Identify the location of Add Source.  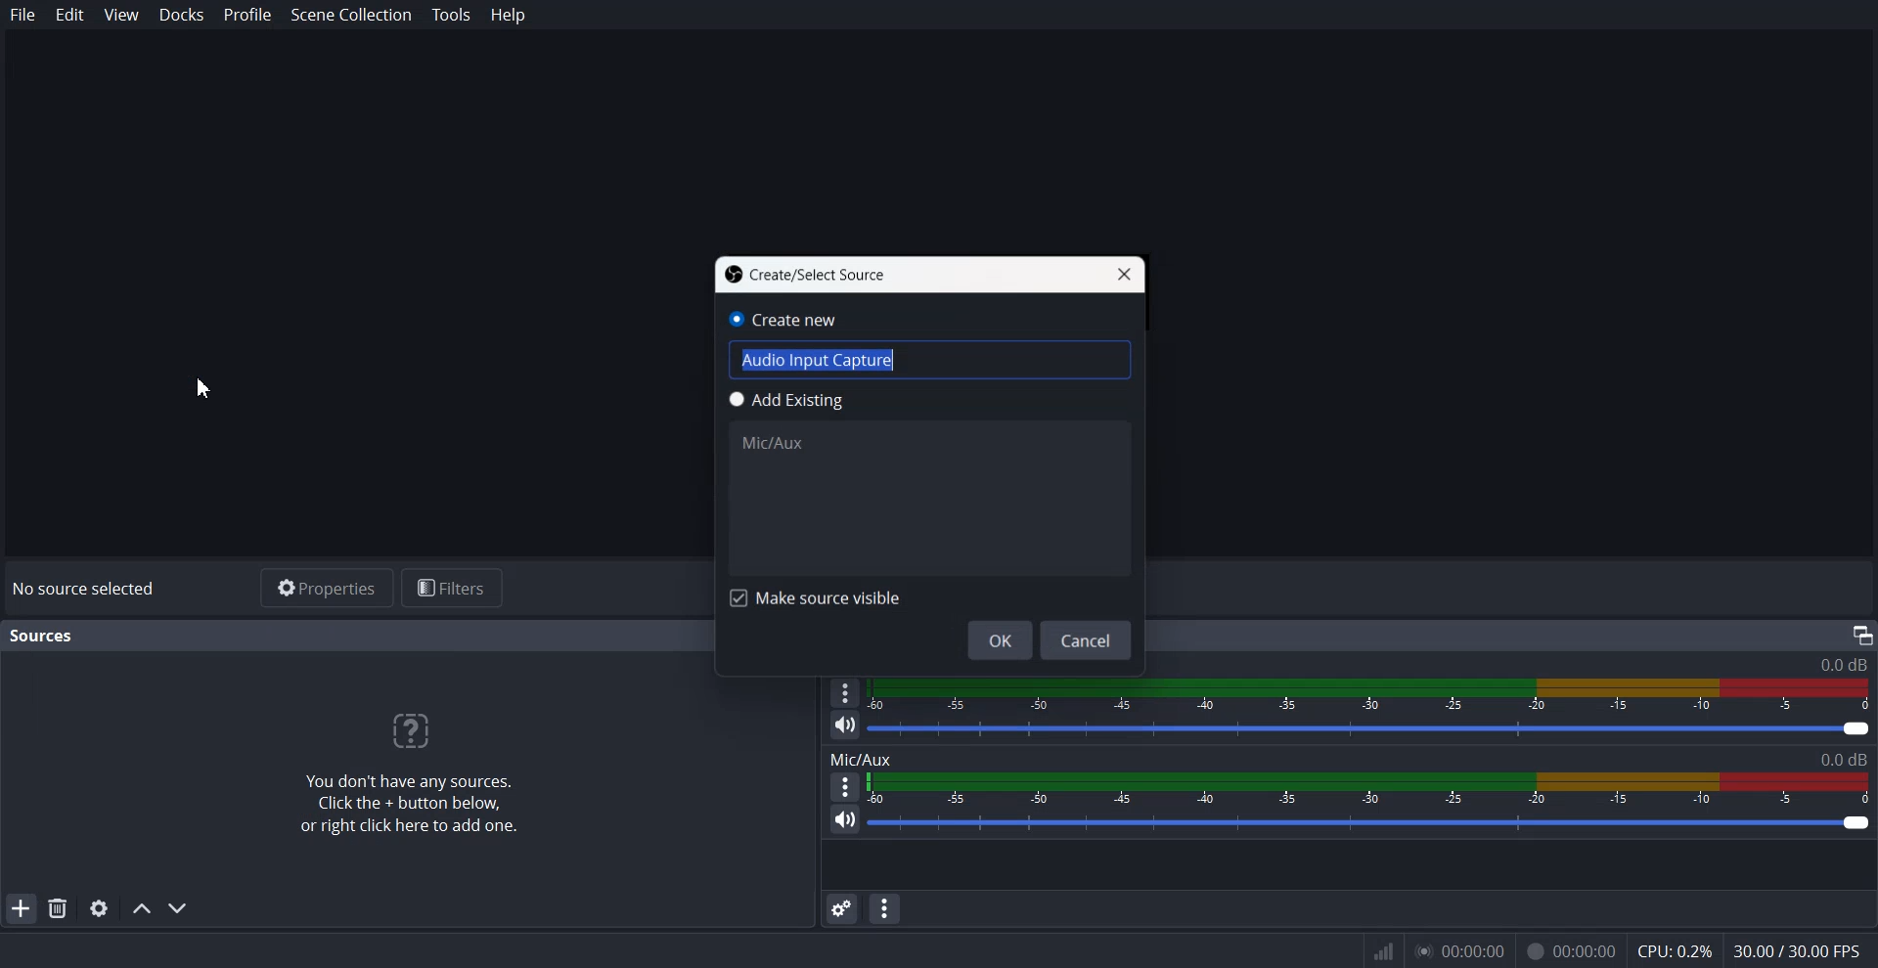
(21, 907).